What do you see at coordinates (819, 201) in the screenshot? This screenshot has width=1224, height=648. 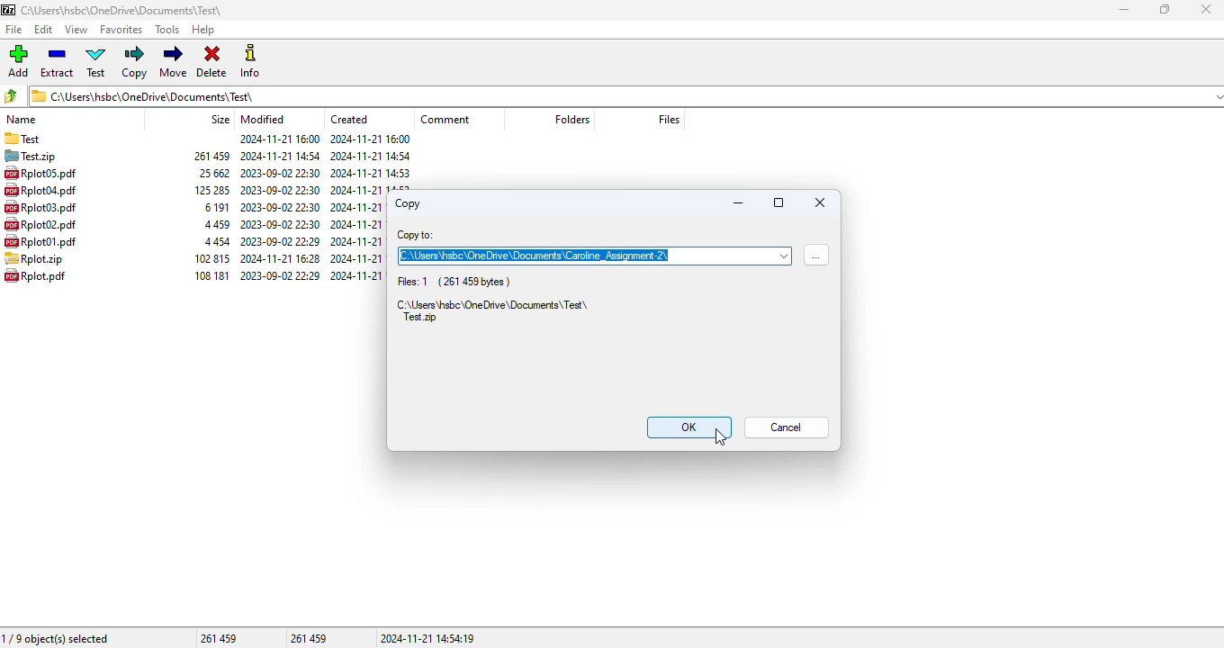 I see `stop` at bounding box center [819, 201].